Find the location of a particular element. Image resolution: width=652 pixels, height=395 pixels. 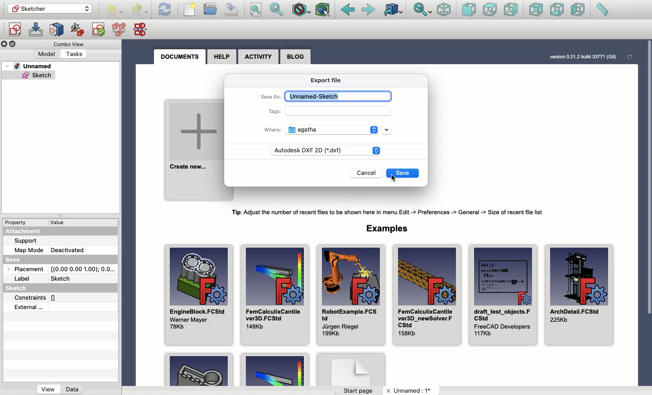

value is located at coordinates (59, 223).